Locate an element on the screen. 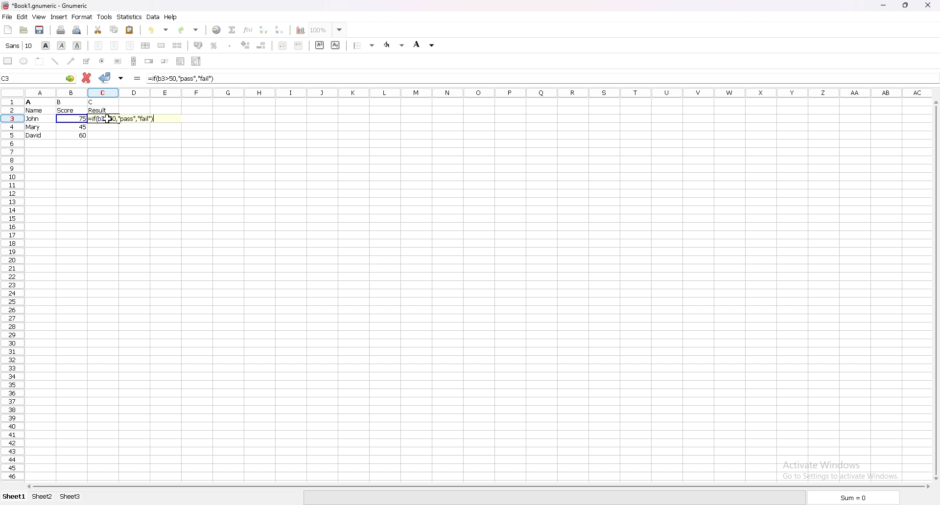  45 is located at coordinates (82, 127).